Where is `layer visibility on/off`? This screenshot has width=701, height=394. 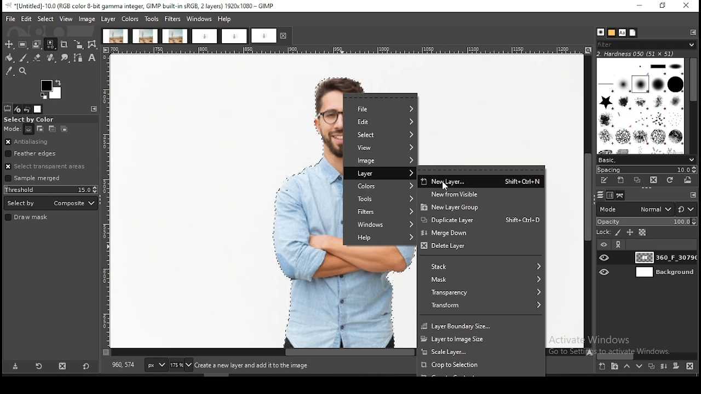 layer visibility on/off is located at coordinates (605, 273).